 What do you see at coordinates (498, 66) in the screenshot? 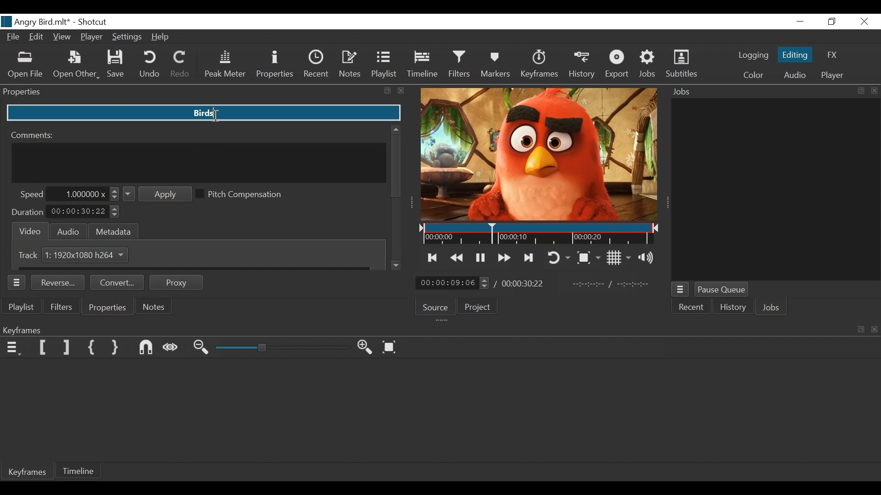
I see `Markers` at bounding box center [498, 66].